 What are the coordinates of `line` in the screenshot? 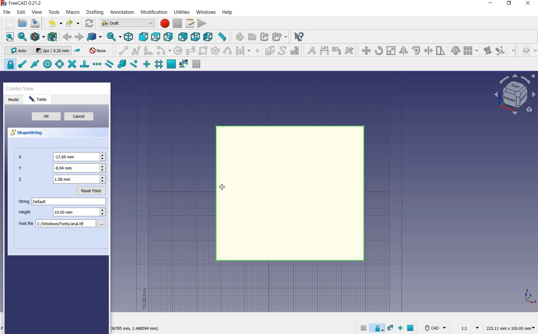 It's located at (122, 50).